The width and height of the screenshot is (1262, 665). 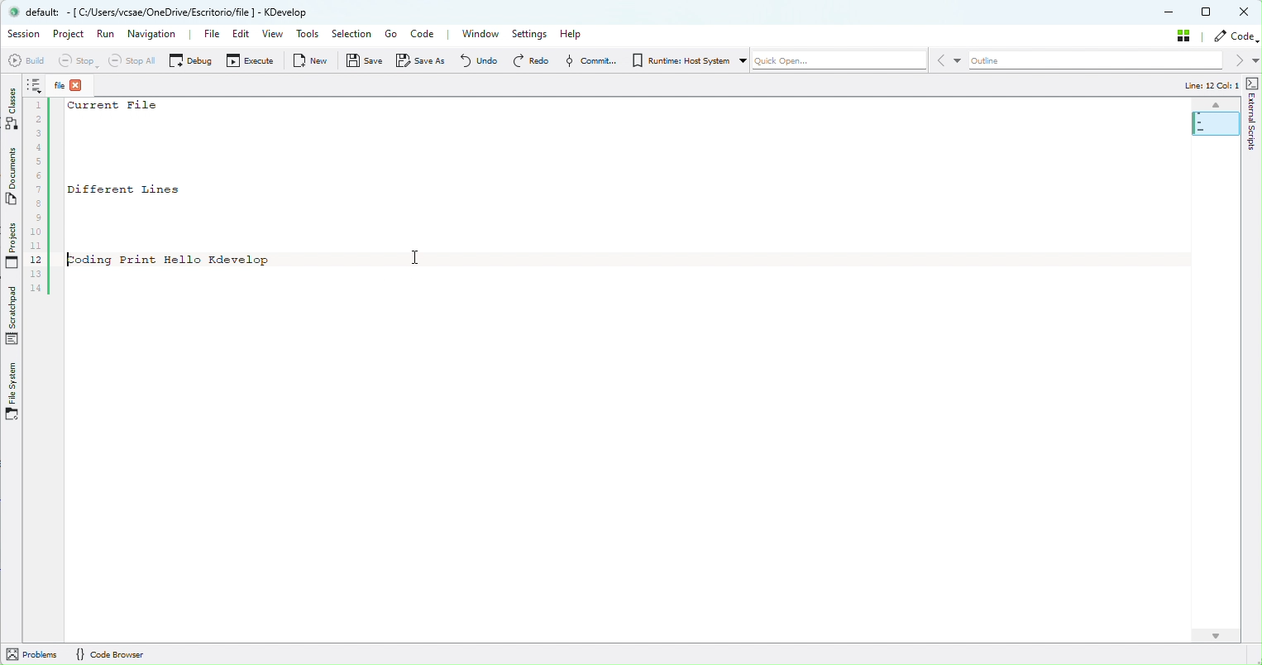 I want to click on Undo, so click(x=477, y=63).